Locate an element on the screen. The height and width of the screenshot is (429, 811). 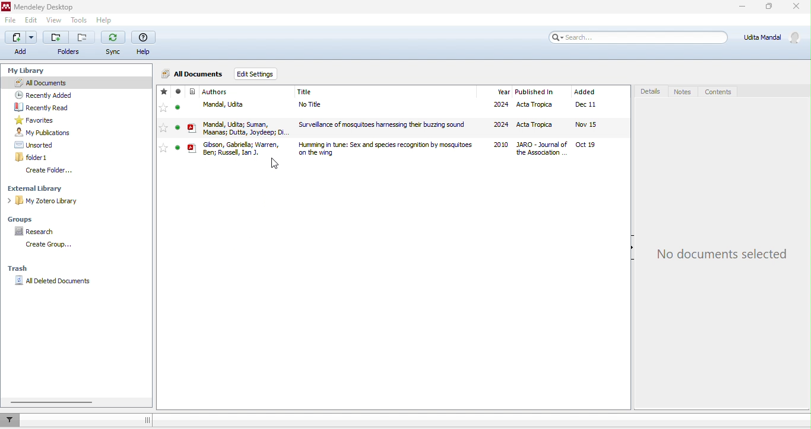
filter is located at coordinates (12, 420).